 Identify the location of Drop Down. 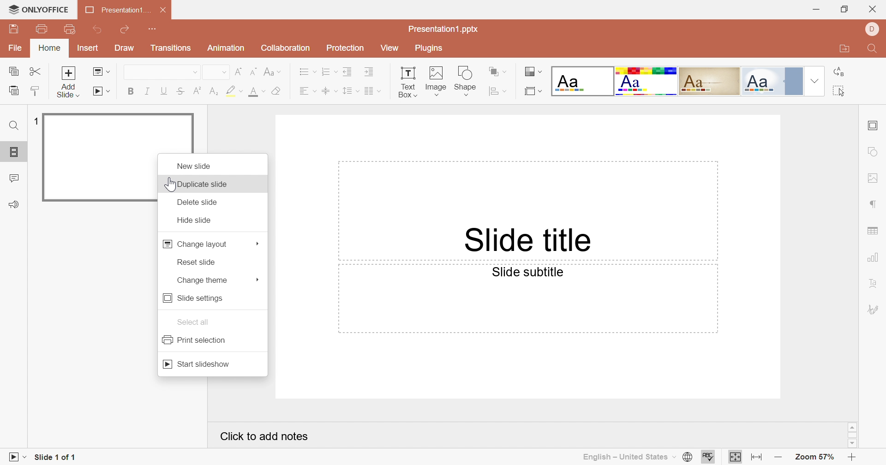
(543, 90).